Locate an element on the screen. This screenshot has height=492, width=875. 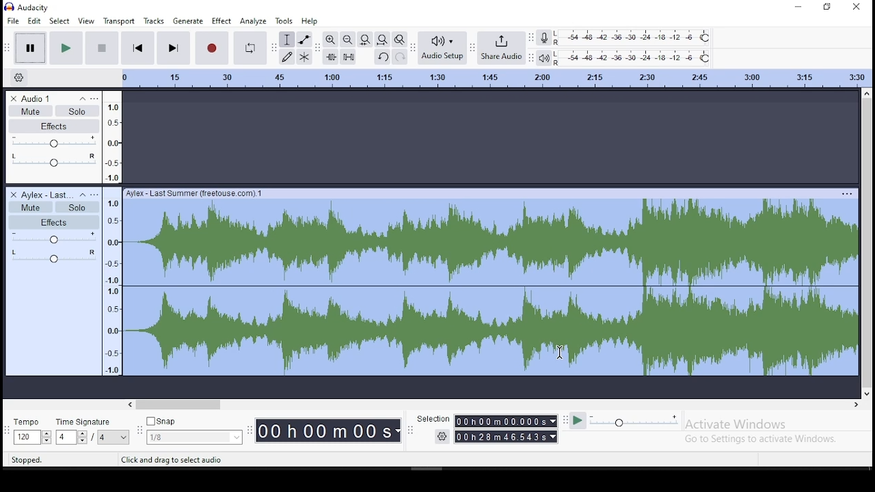
envelope tool is located at coordinates (304, 39).